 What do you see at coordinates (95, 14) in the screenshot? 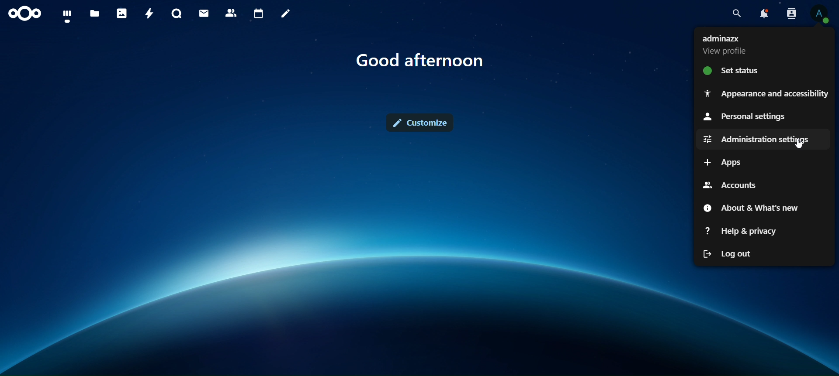
I see `files` at bounding box center [95, 14].